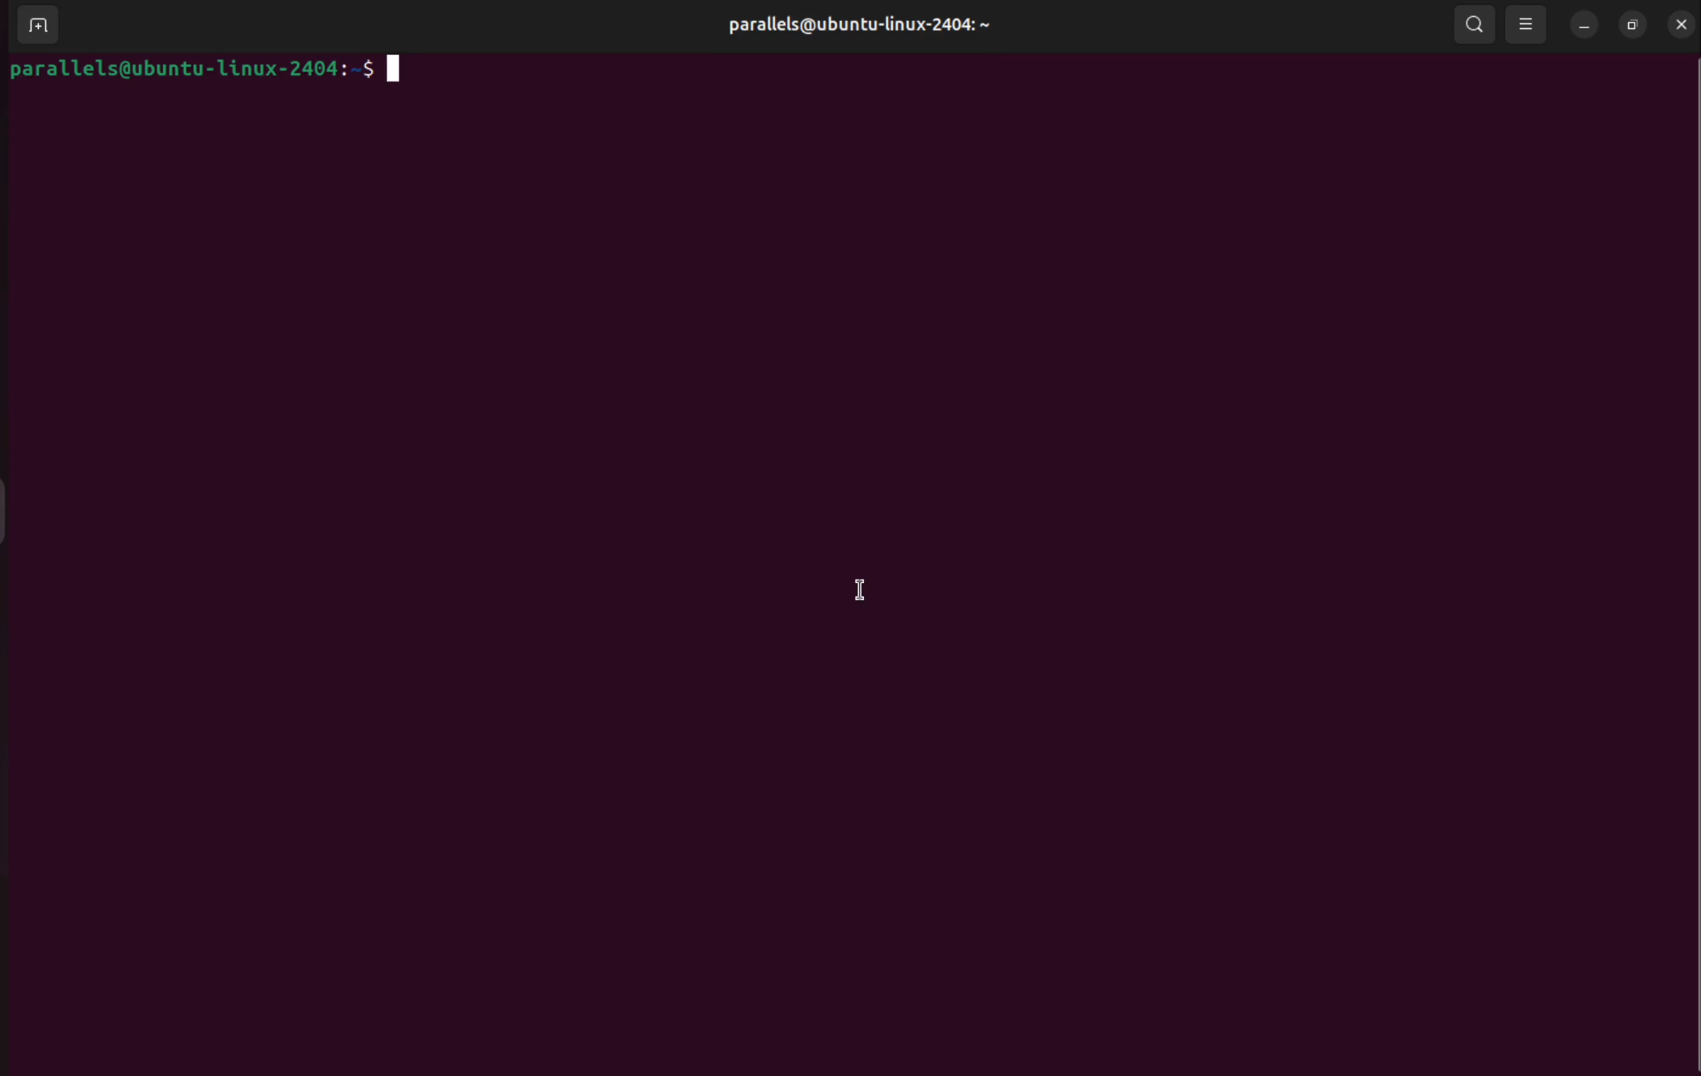 This screenshot has width=1701, height=1076. I want to click on resize, so click(1631, 24).